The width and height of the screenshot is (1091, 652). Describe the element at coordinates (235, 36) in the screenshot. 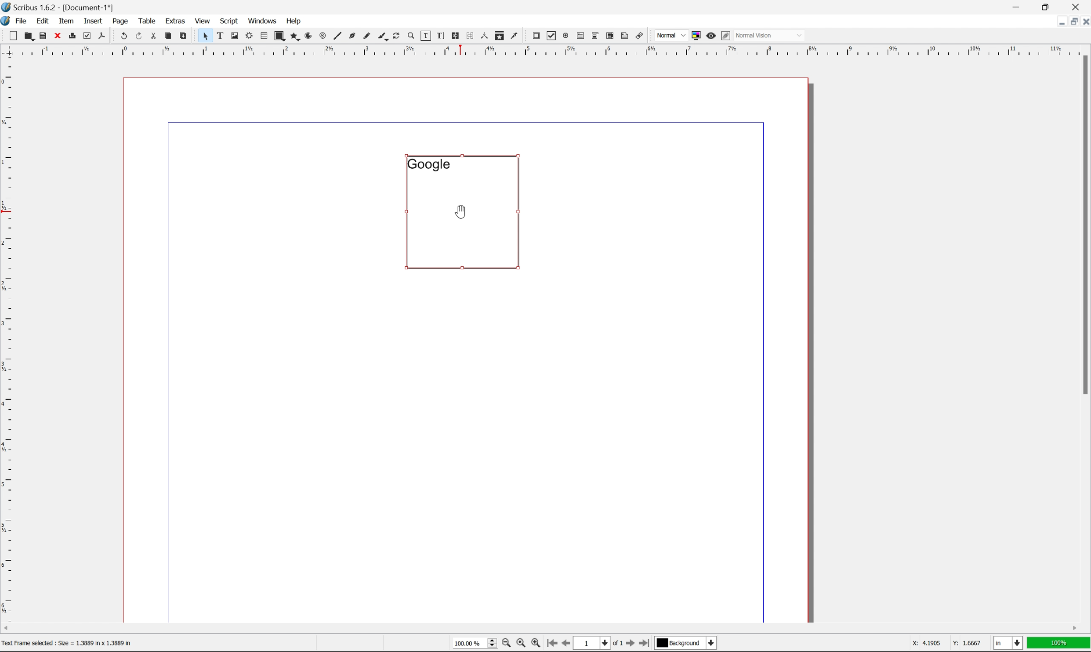

I see `image frame` at that location.